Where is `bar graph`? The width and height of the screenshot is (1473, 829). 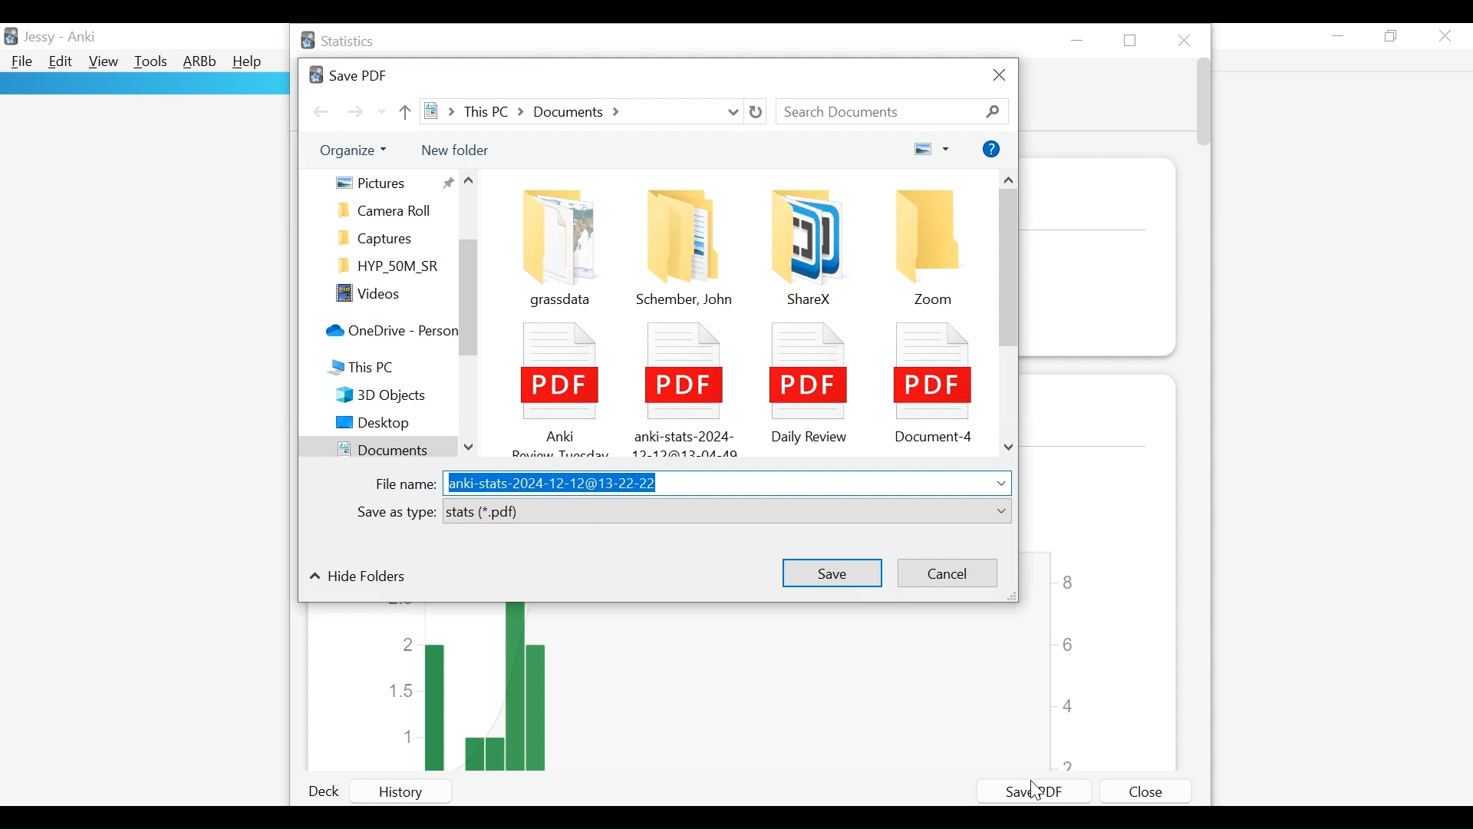 bar graph is located at coordinates (703, 688).